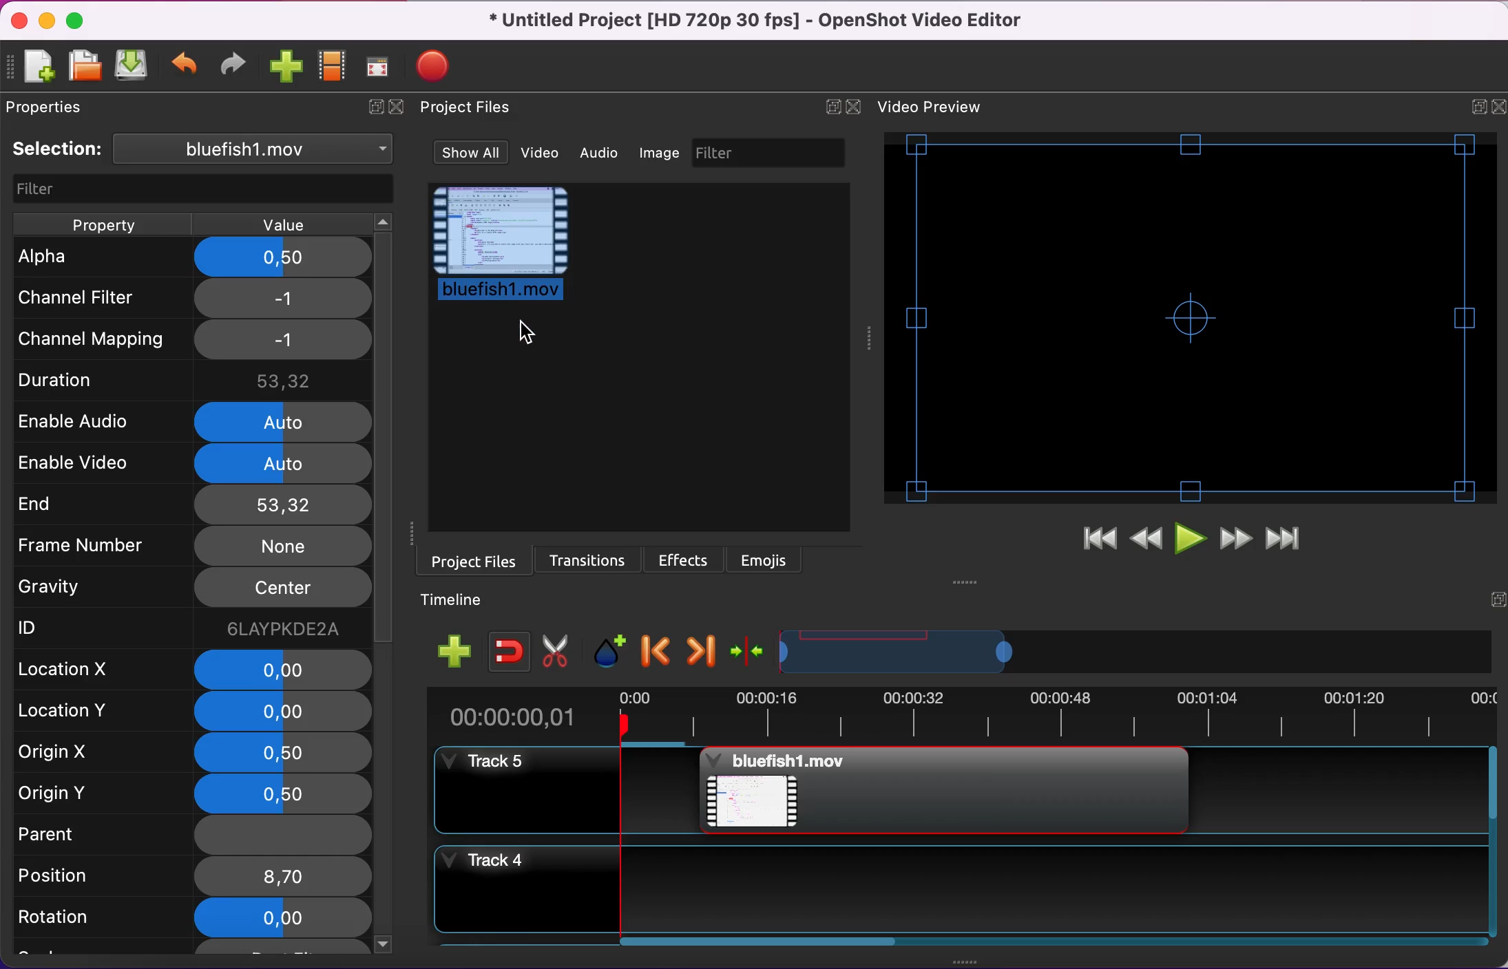 The height and width of the screenshot is (969, 1508). What do you see at coordinates (286, 796) in the screenshot?
I see `0,5` at bounding box center [286, 796].